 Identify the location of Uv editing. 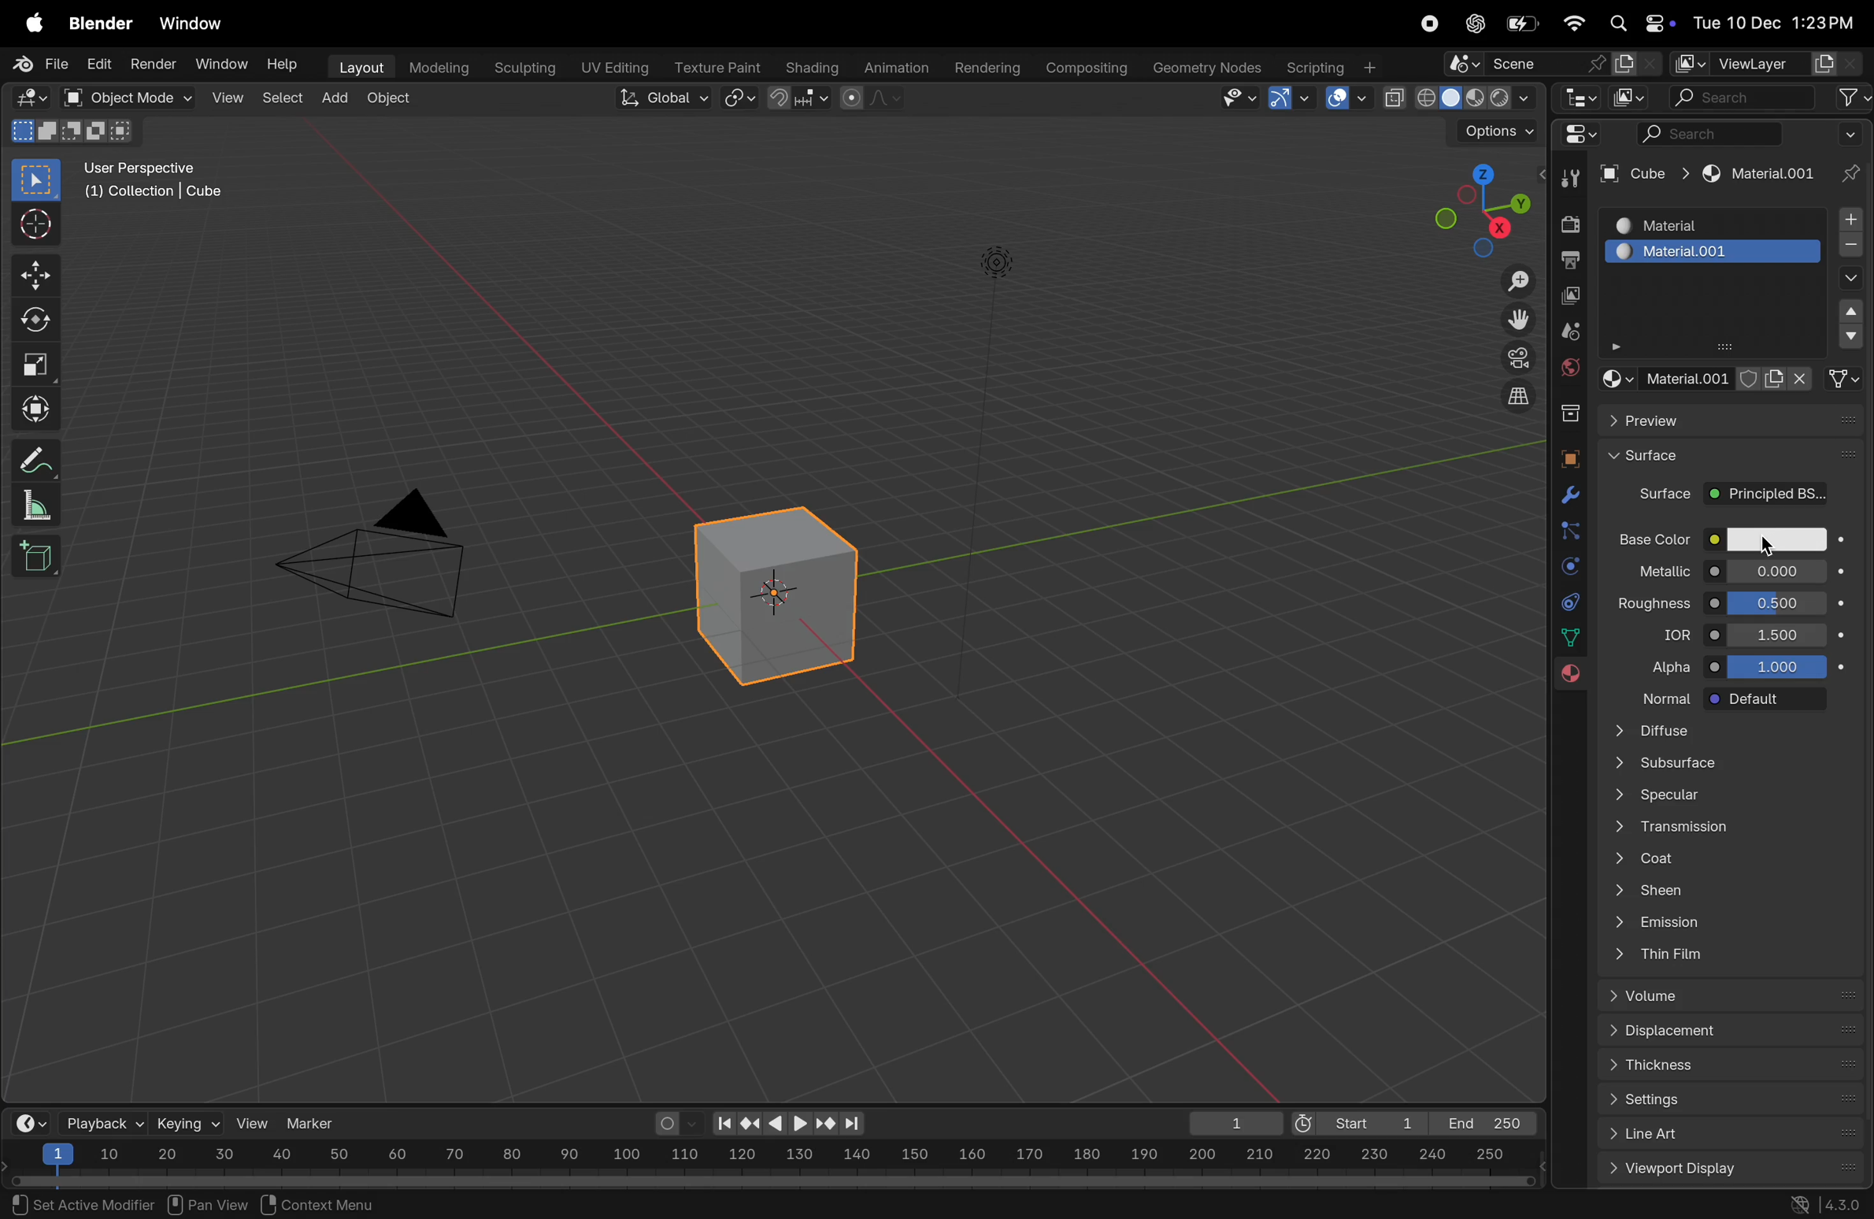
(609, 65).